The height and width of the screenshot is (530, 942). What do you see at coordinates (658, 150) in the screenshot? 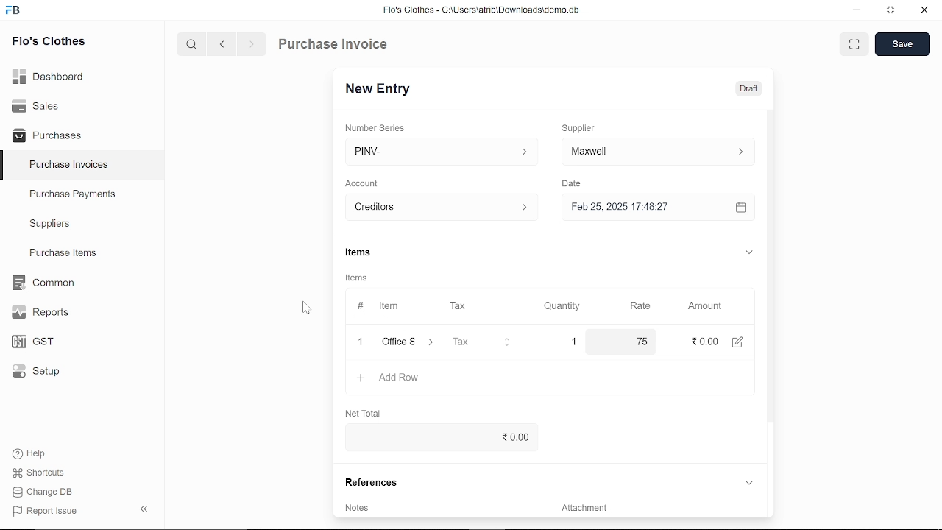
I see `input ‘Supplier` at bounding box center [658, 150].